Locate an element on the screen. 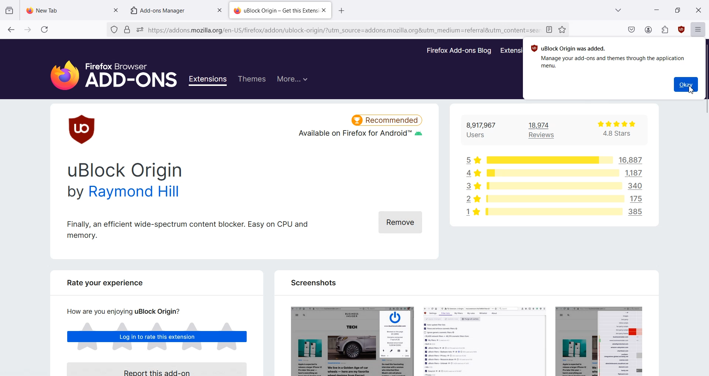 The width and height of the screenshot is (709, 376). Add-ons Manager is located at coordinates (161, 10).